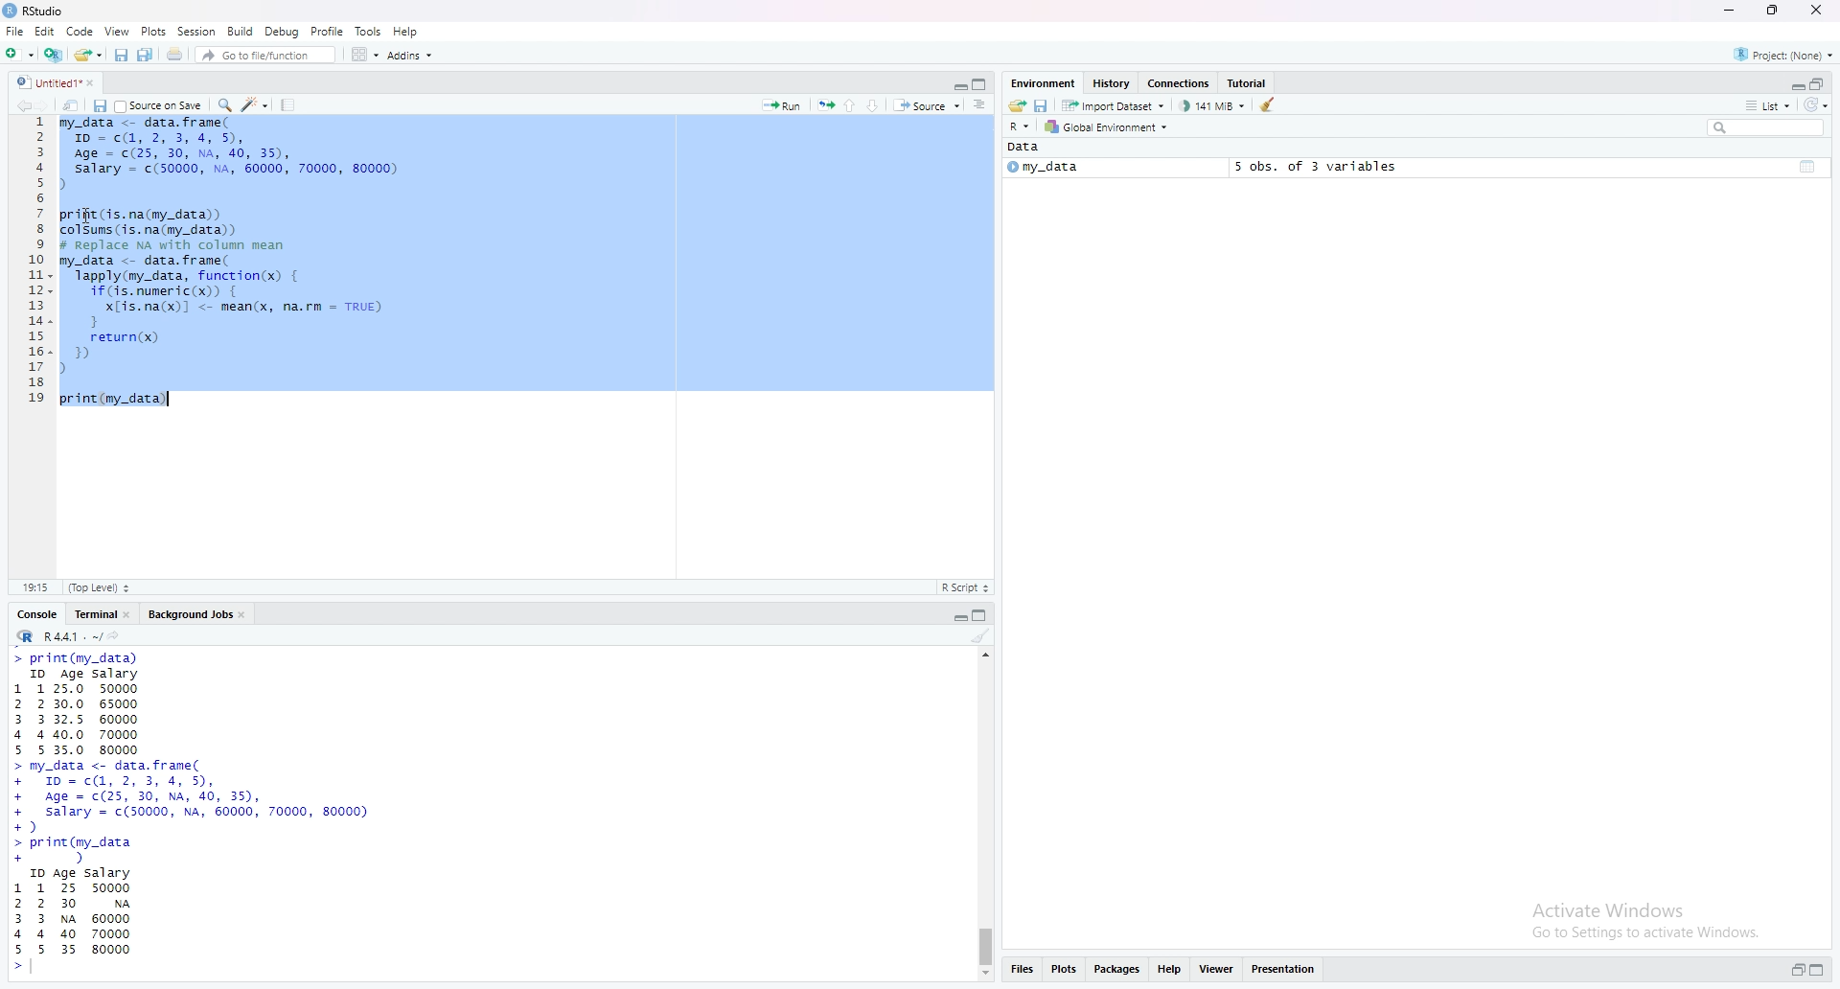 This screenshot has height=989, width=1840. I want to click on go forward, so click(44, 105).